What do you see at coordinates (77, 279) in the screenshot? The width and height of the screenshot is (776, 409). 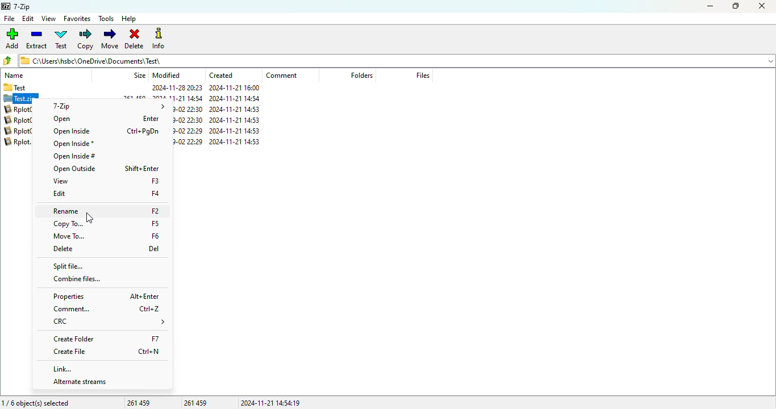 I see `combine files` at bounding box center [77, 279].